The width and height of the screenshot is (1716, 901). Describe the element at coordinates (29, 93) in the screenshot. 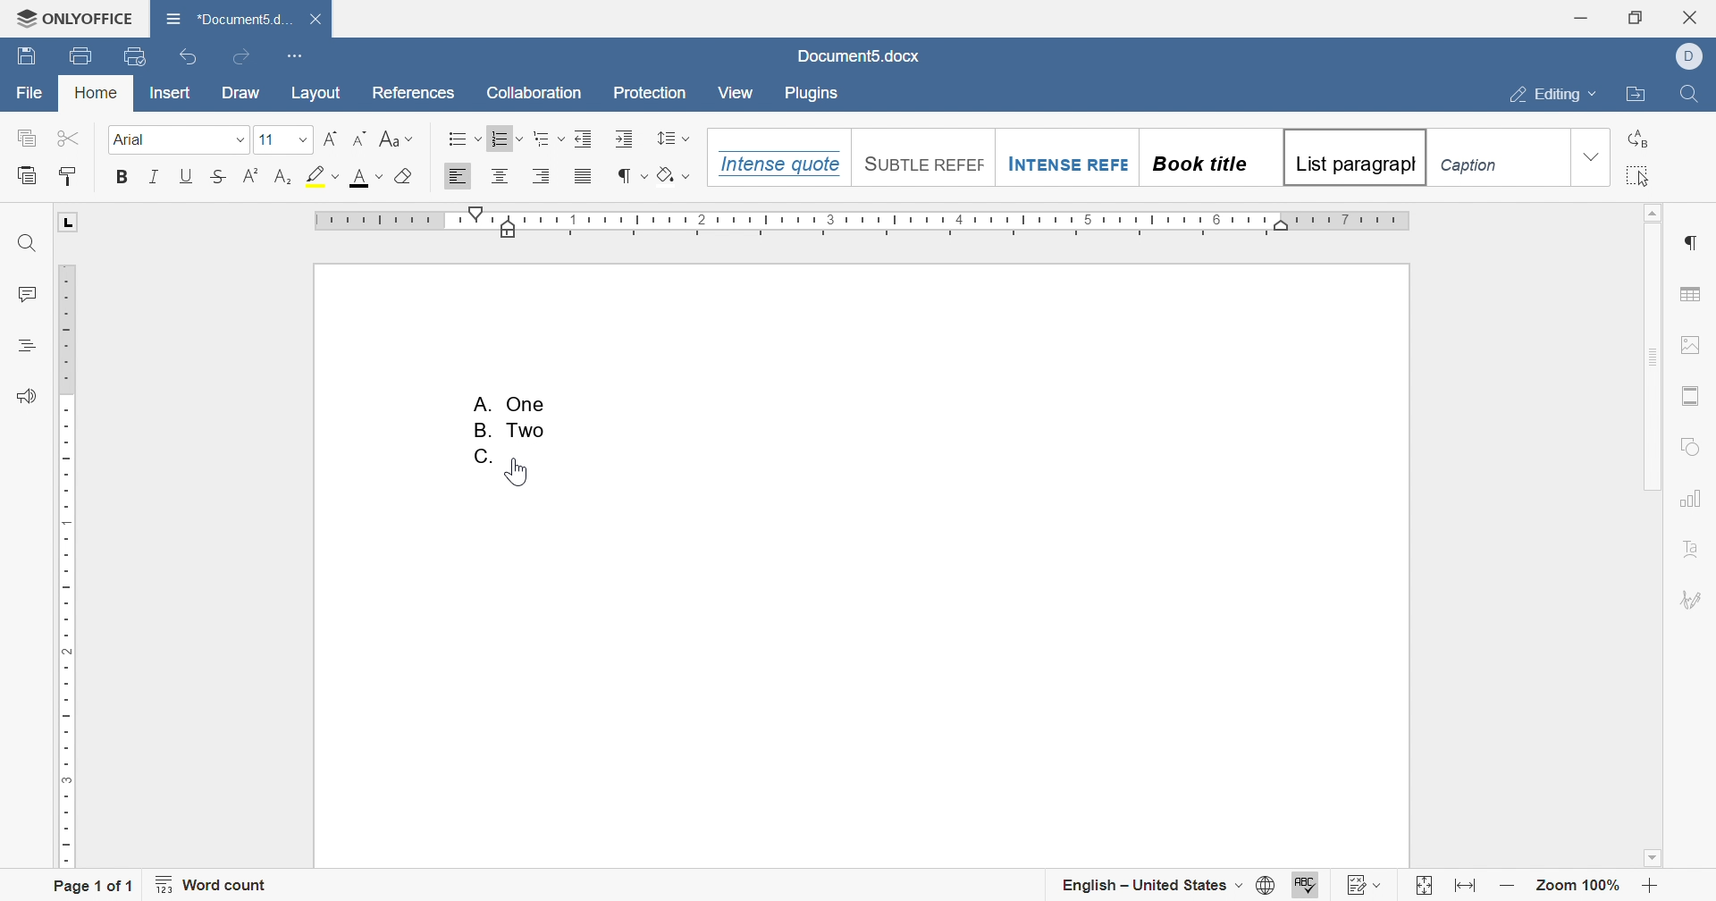

I see `file` at that location.